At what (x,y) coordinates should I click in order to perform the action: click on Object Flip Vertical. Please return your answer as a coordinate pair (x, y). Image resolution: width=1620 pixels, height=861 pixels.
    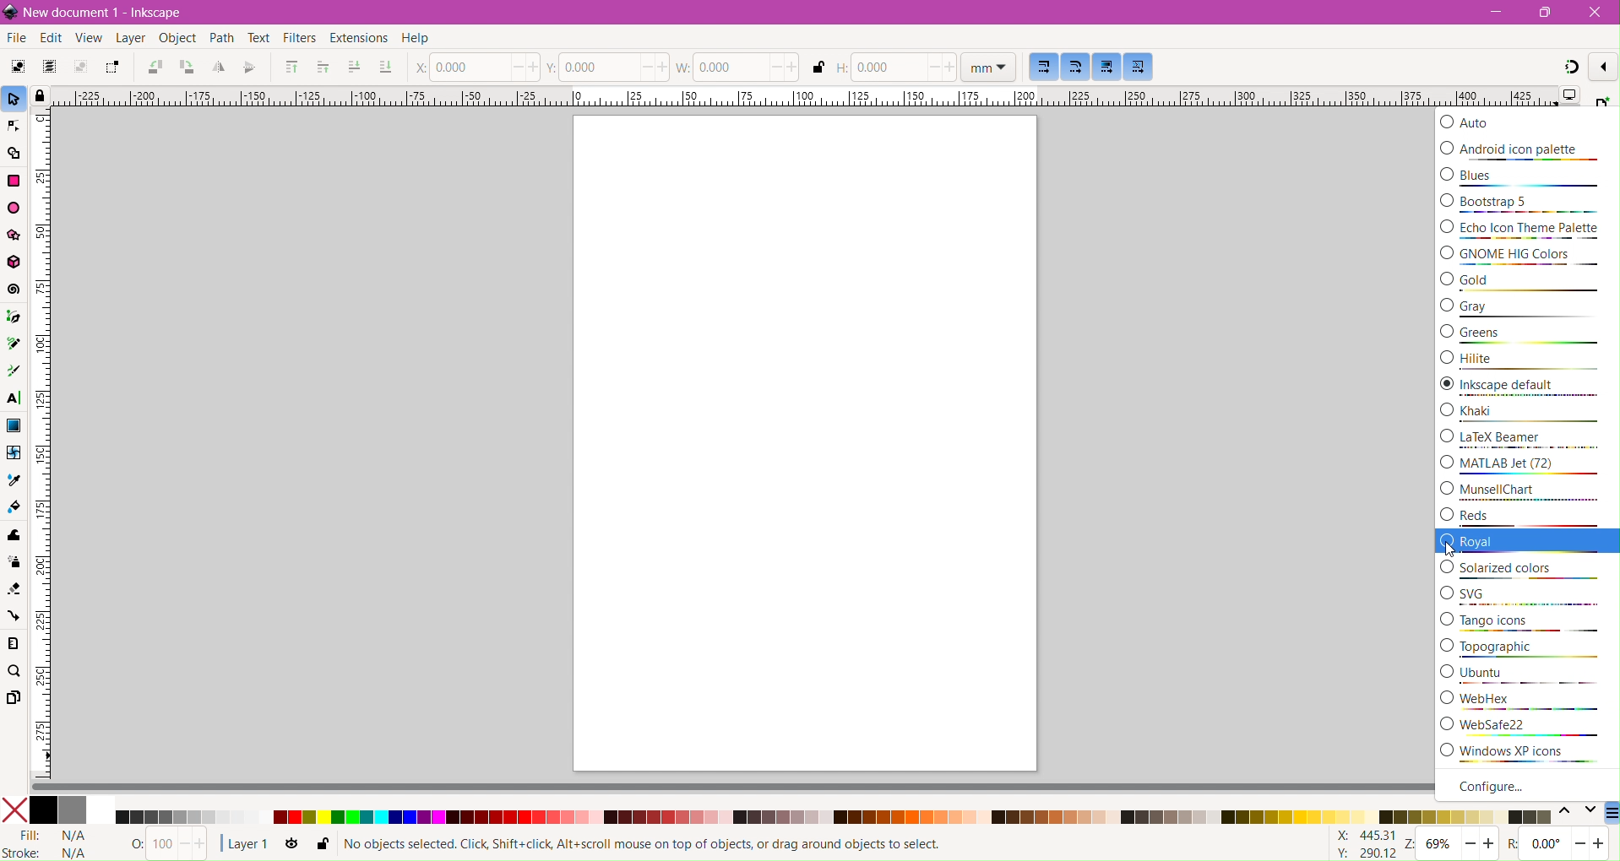
    Looking at the image, I should click on (249, 68).